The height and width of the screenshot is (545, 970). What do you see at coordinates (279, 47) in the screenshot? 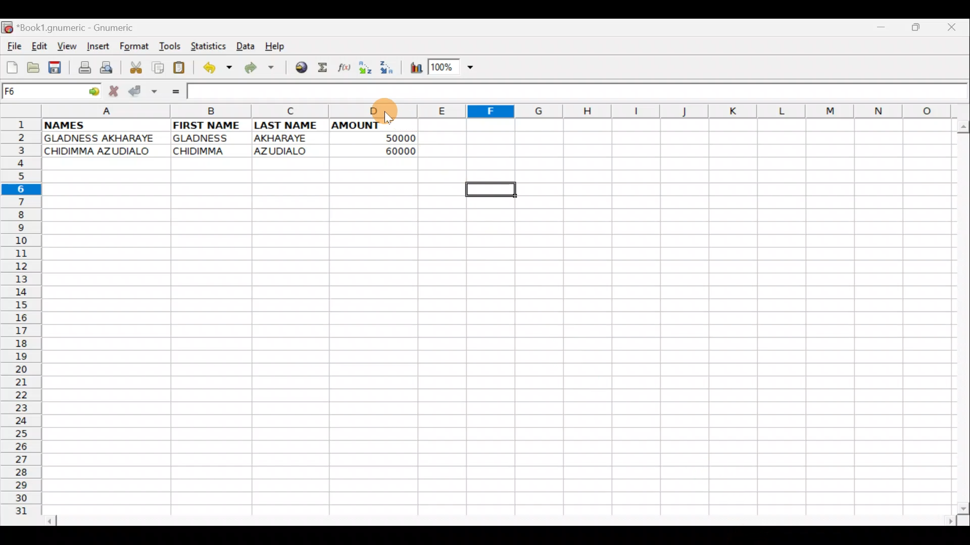
I see `Help` at bounding box center [279, 47].